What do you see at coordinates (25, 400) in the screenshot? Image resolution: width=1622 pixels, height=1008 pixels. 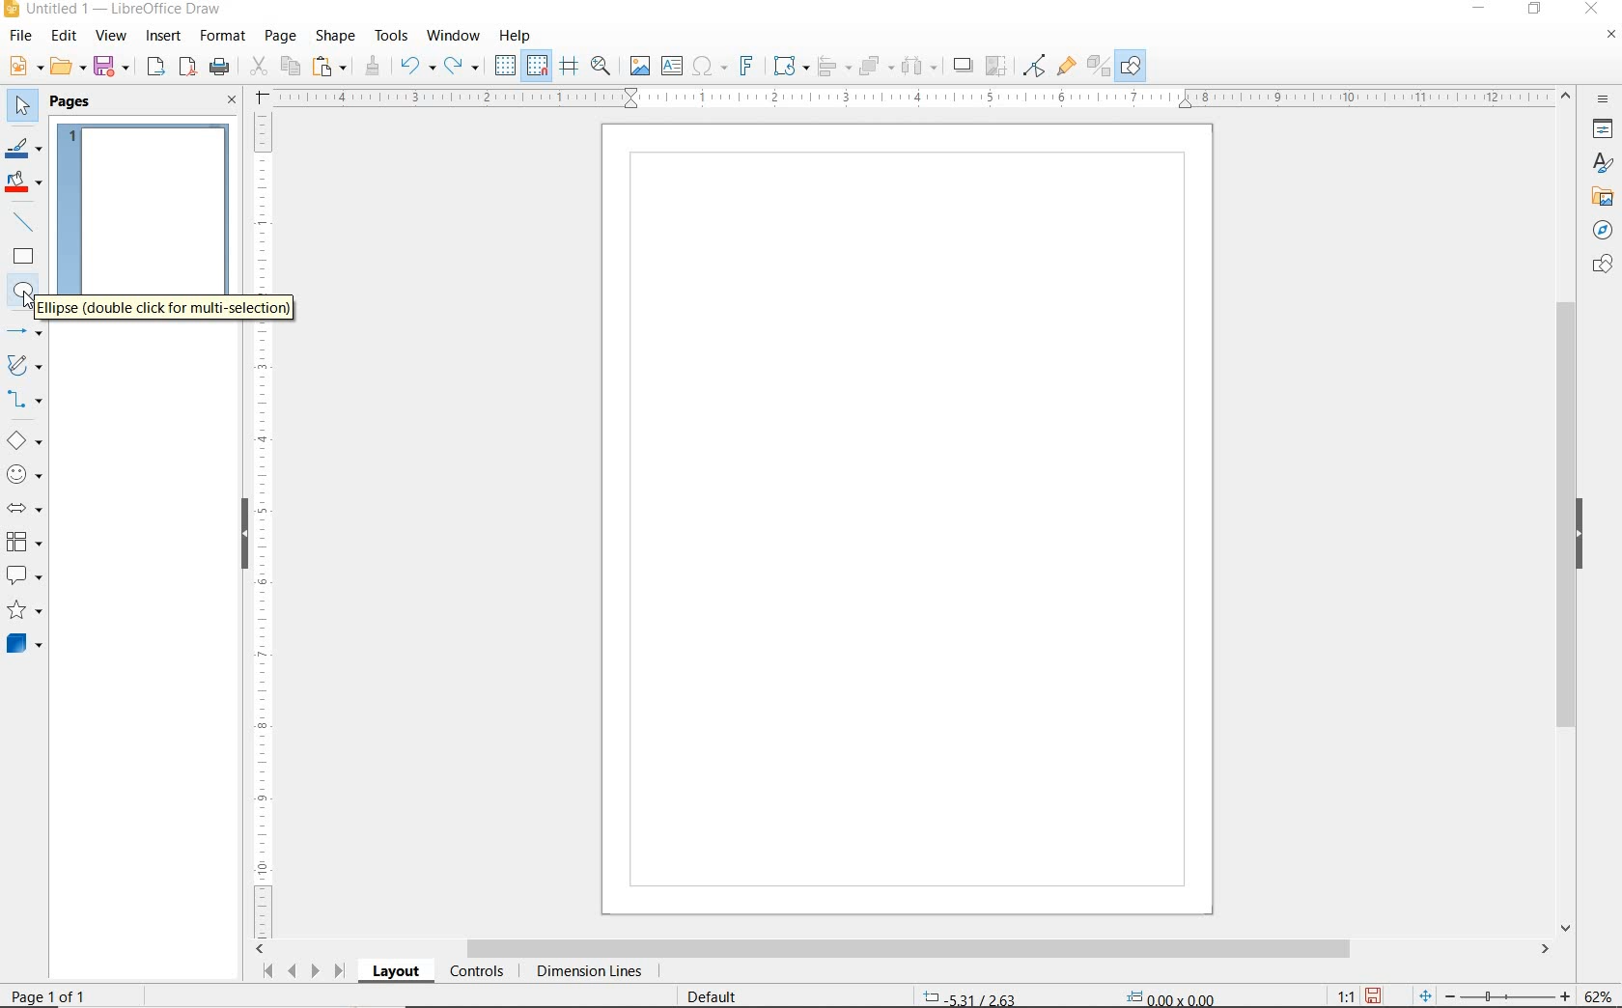 I see `CONNECTORS` at bounding box center [25, 400].